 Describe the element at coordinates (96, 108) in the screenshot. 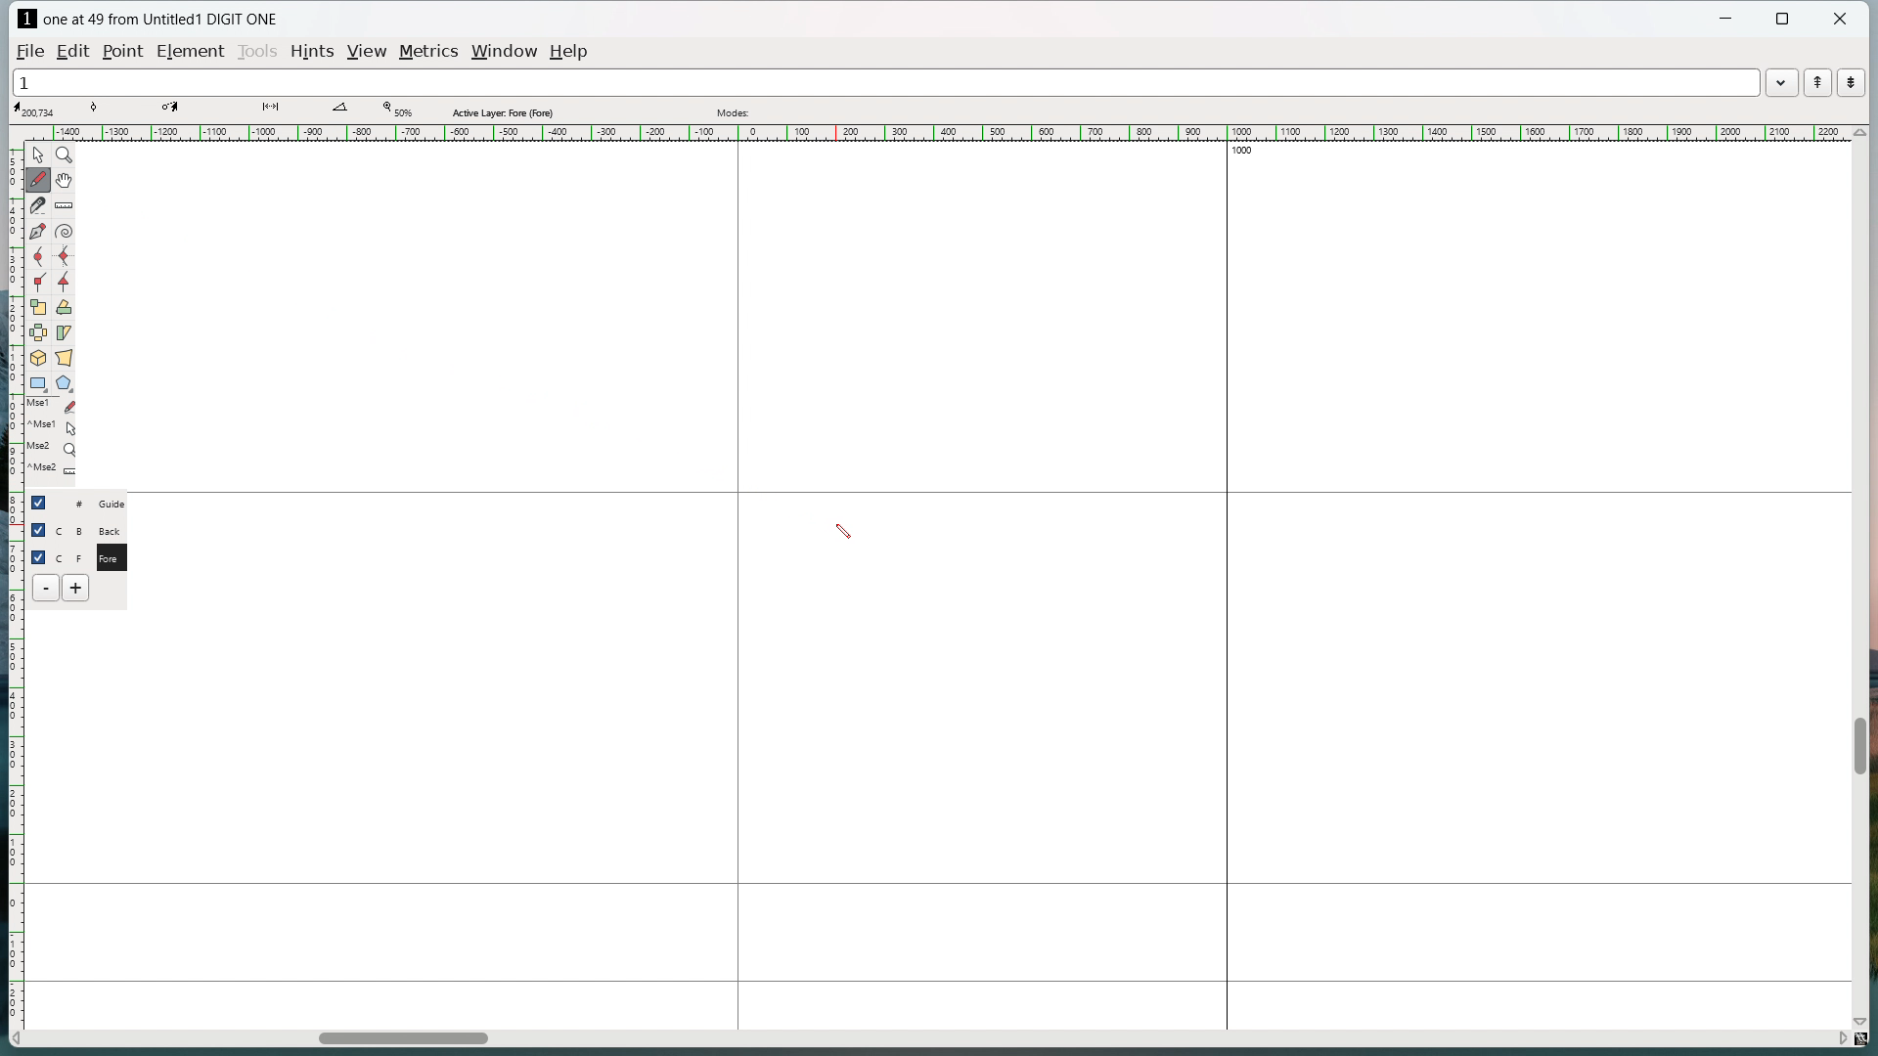

I see `tangent` at that location.